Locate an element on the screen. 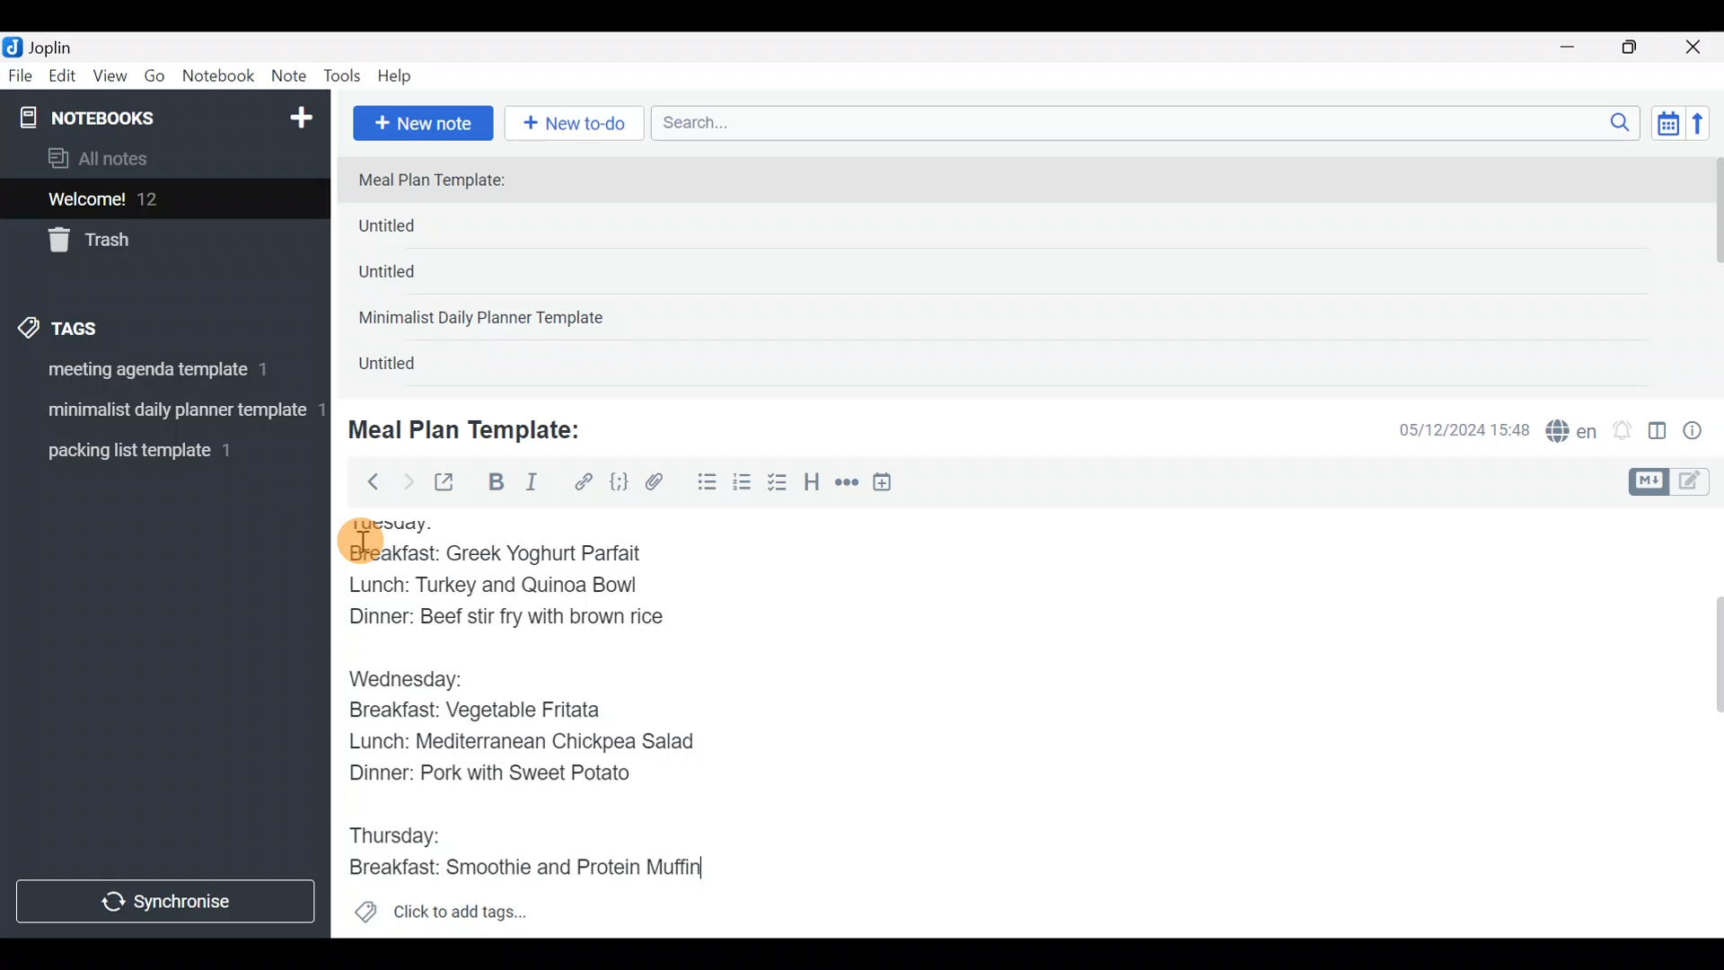 This screenshot has height=970, width=1724. Edit is located at coordinates (63, 79).